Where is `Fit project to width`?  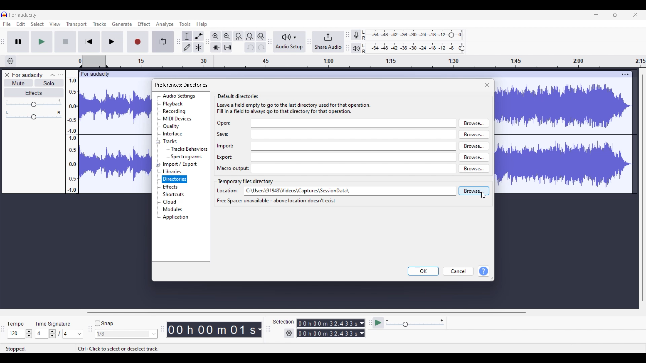 Fit project to width is located at coordinates (250, 36).